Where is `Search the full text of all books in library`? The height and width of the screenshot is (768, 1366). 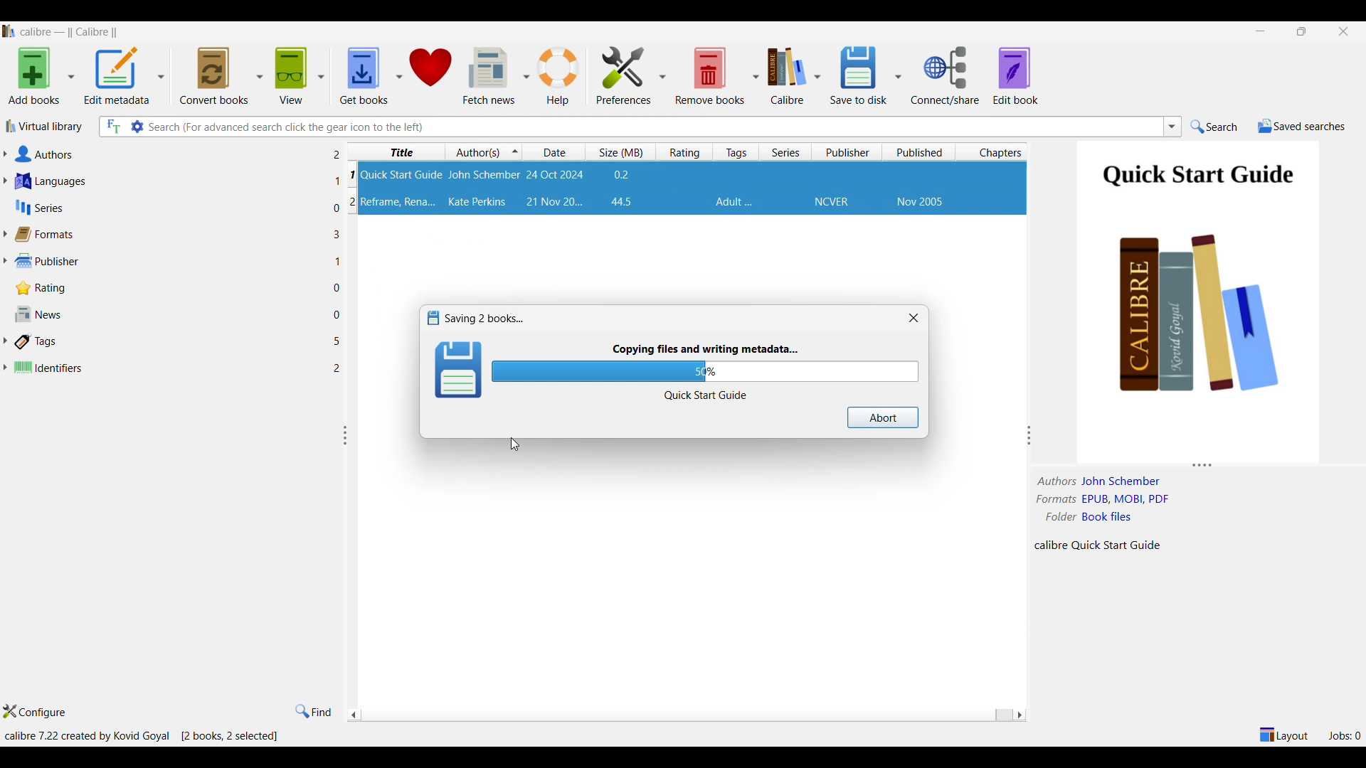 Search the full text of all books in library is located at coordinates (112, 127).